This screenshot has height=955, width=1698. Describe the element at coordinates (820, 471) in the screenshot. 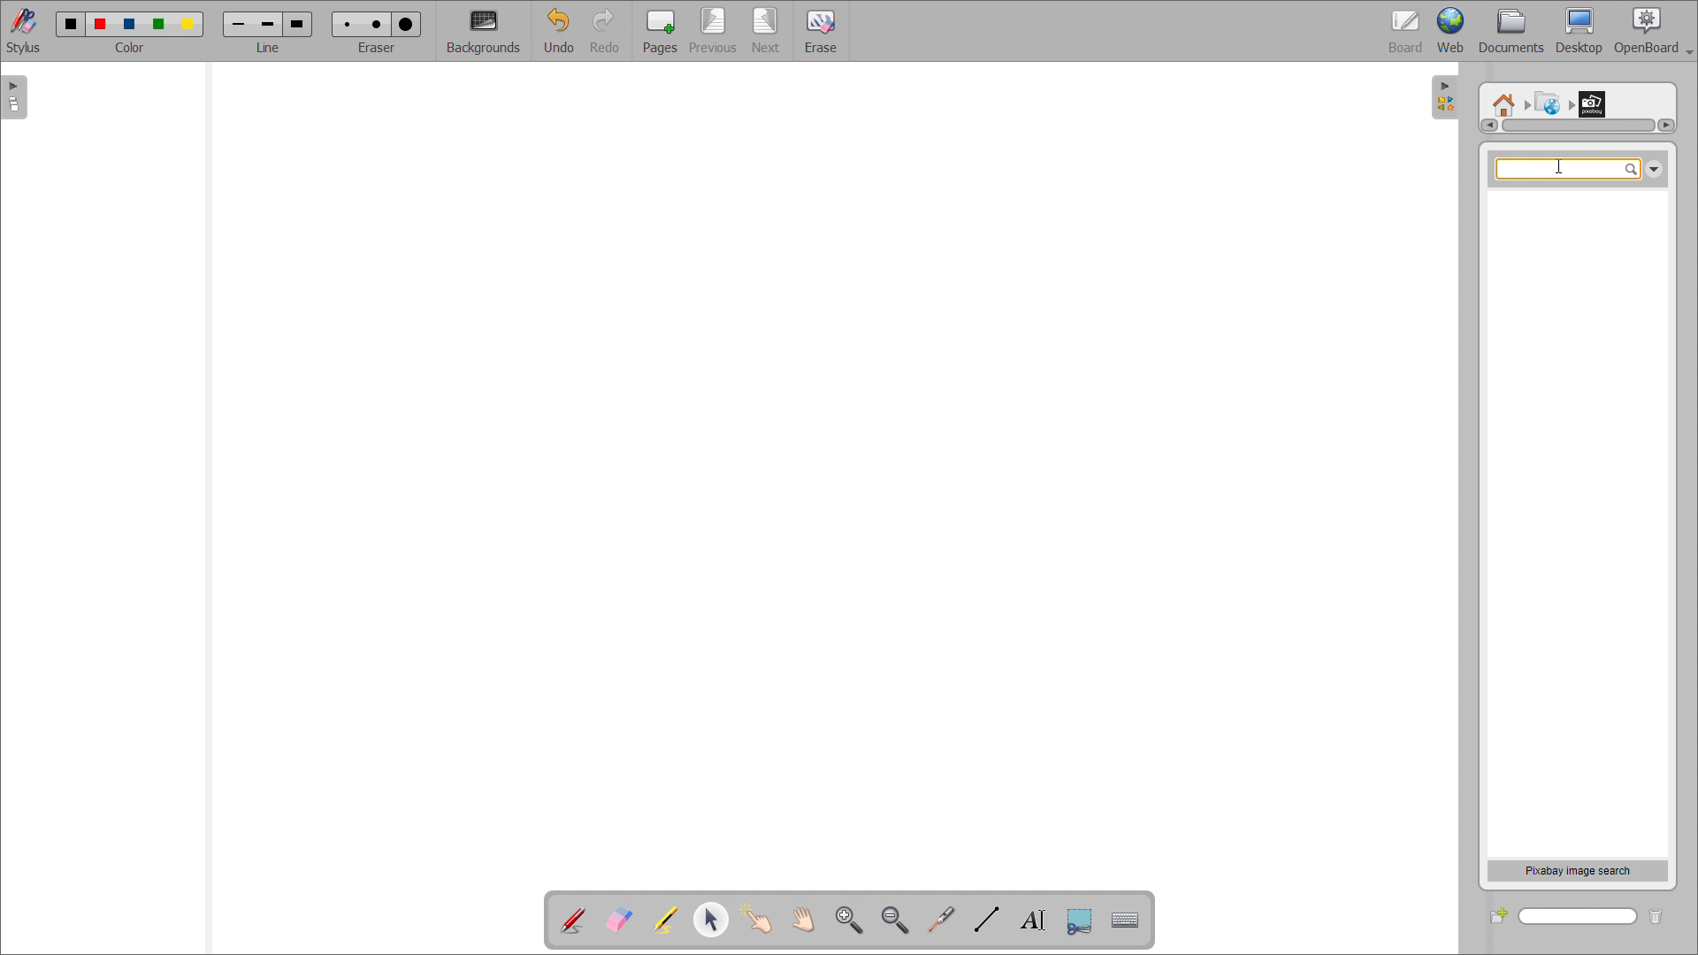

I see `board space` at that location.